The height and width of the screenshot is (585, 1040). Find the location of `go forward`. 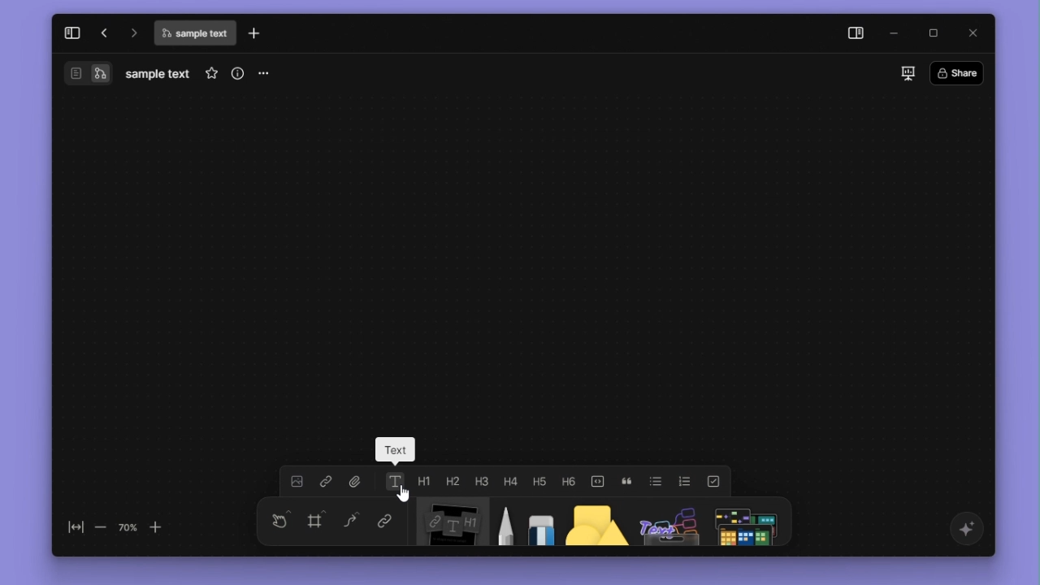

go forward is located at coordinates (132, 32).